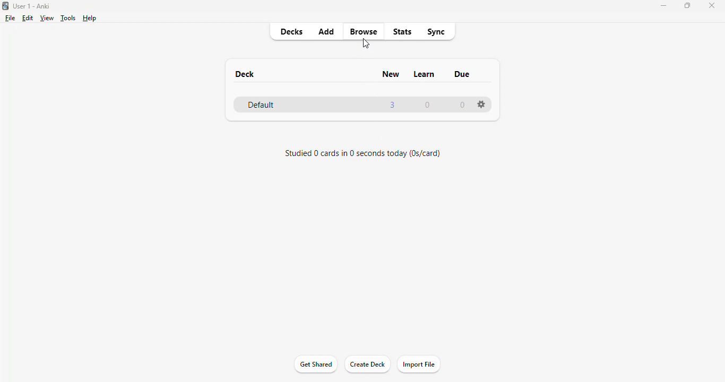 The height and width of the screenshot is (382, 725). Describe the element at coordinates (664, 6) in the screenshot. I see `minimize` at that location.